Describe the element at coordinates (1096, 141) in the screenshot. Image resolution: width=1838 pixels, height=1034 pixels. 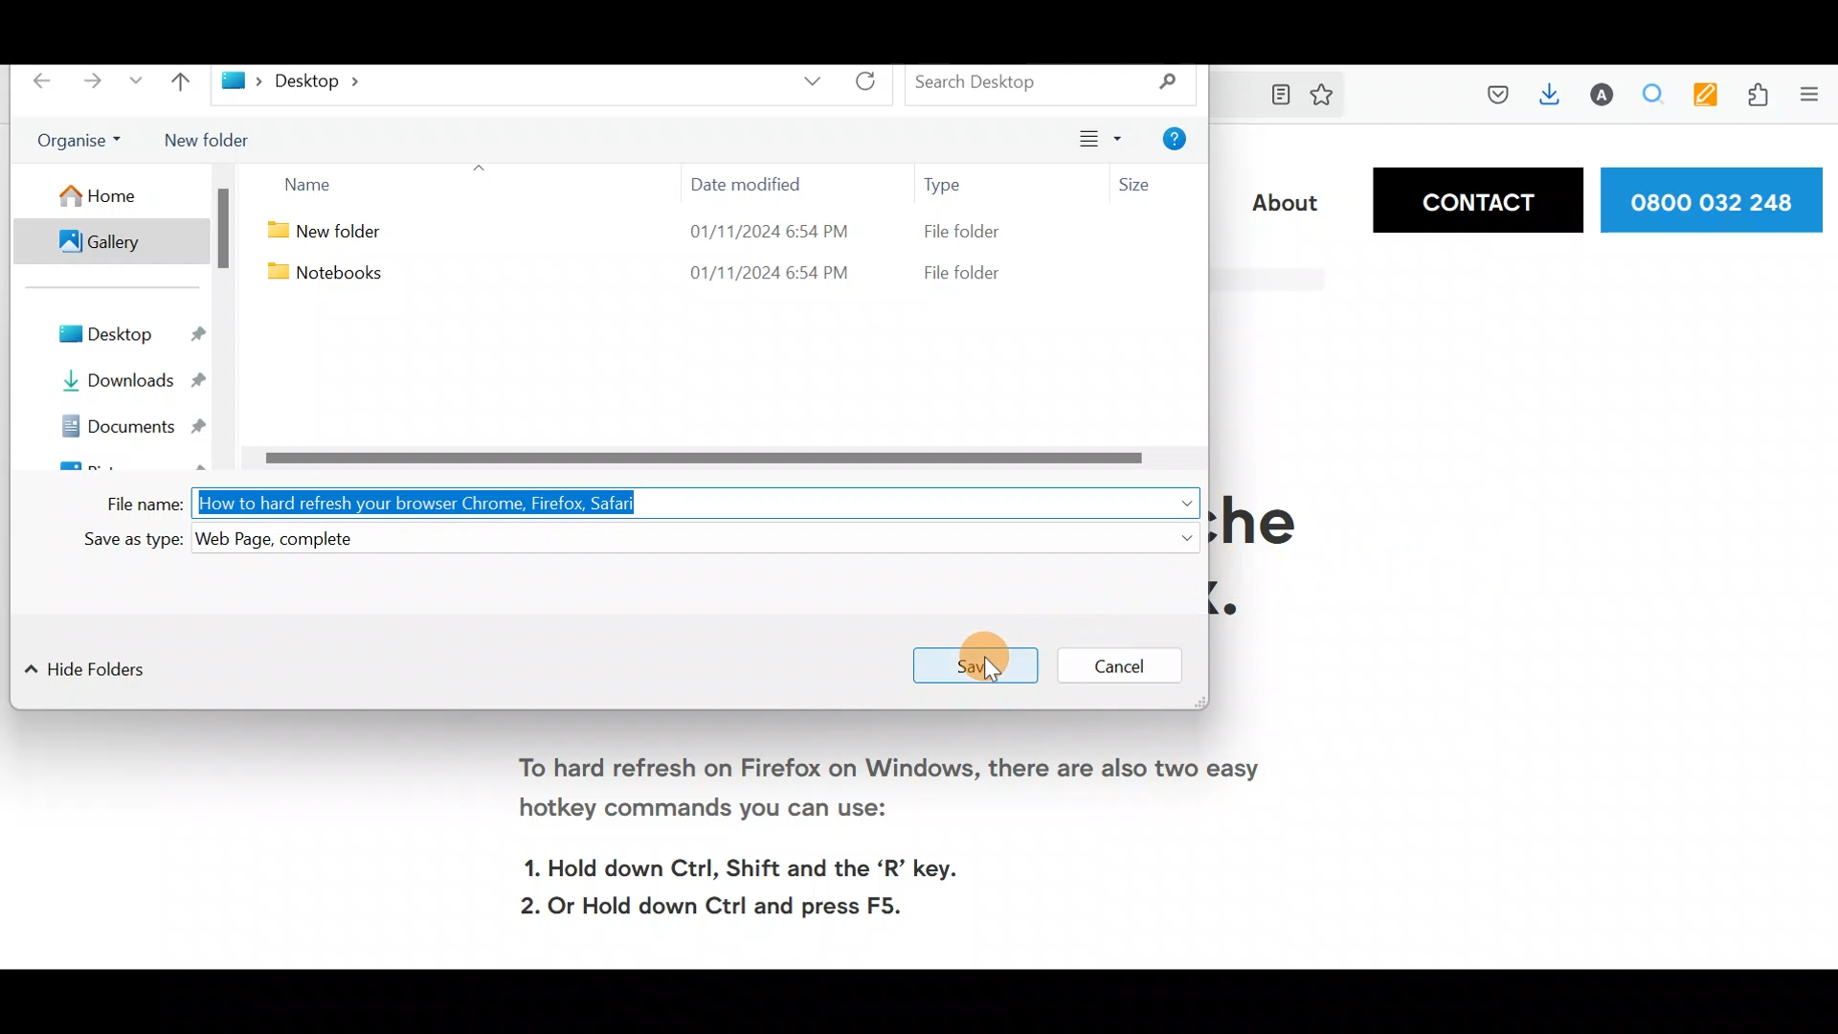
I see `Change your view` at that location.